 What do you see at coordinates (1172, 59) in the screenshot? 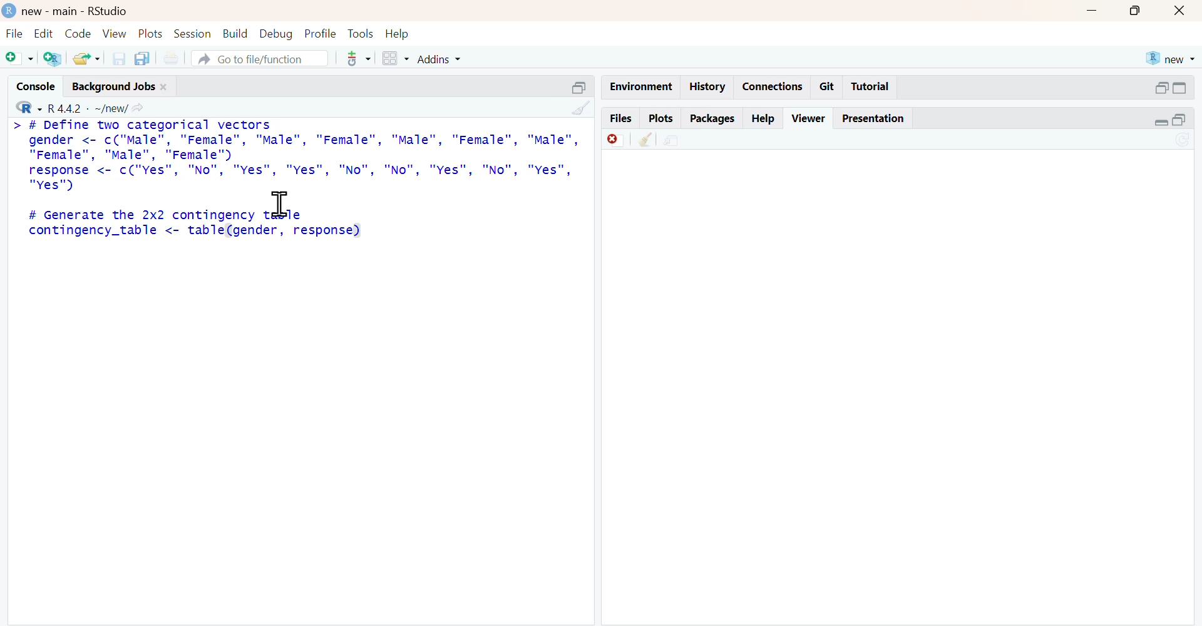
I see `new` at bounding box center [1172, 59].